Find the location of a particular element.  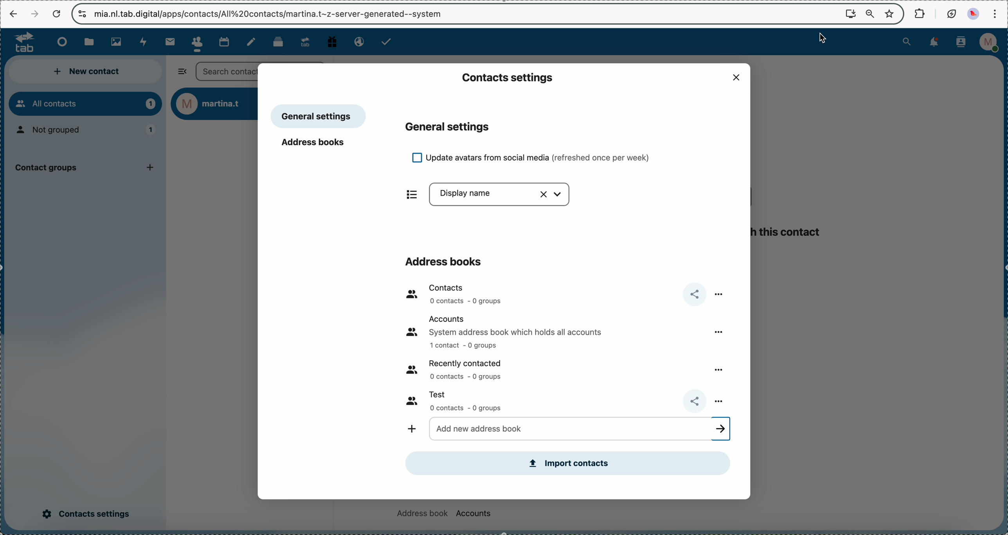

extensions is located at coordinates (918, 13).